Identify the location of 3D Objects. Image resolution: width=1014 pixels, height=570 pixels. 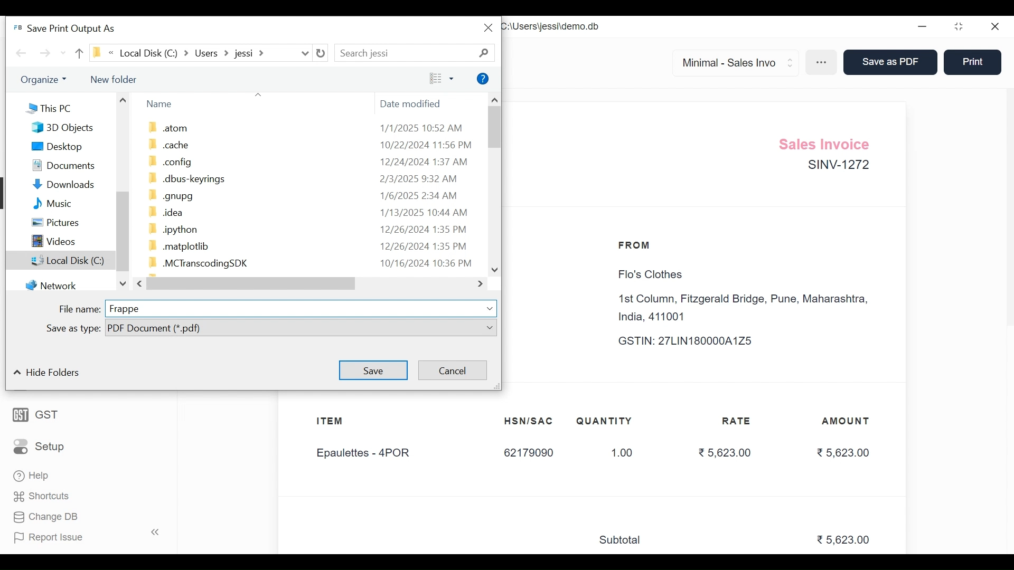
(62, 127).